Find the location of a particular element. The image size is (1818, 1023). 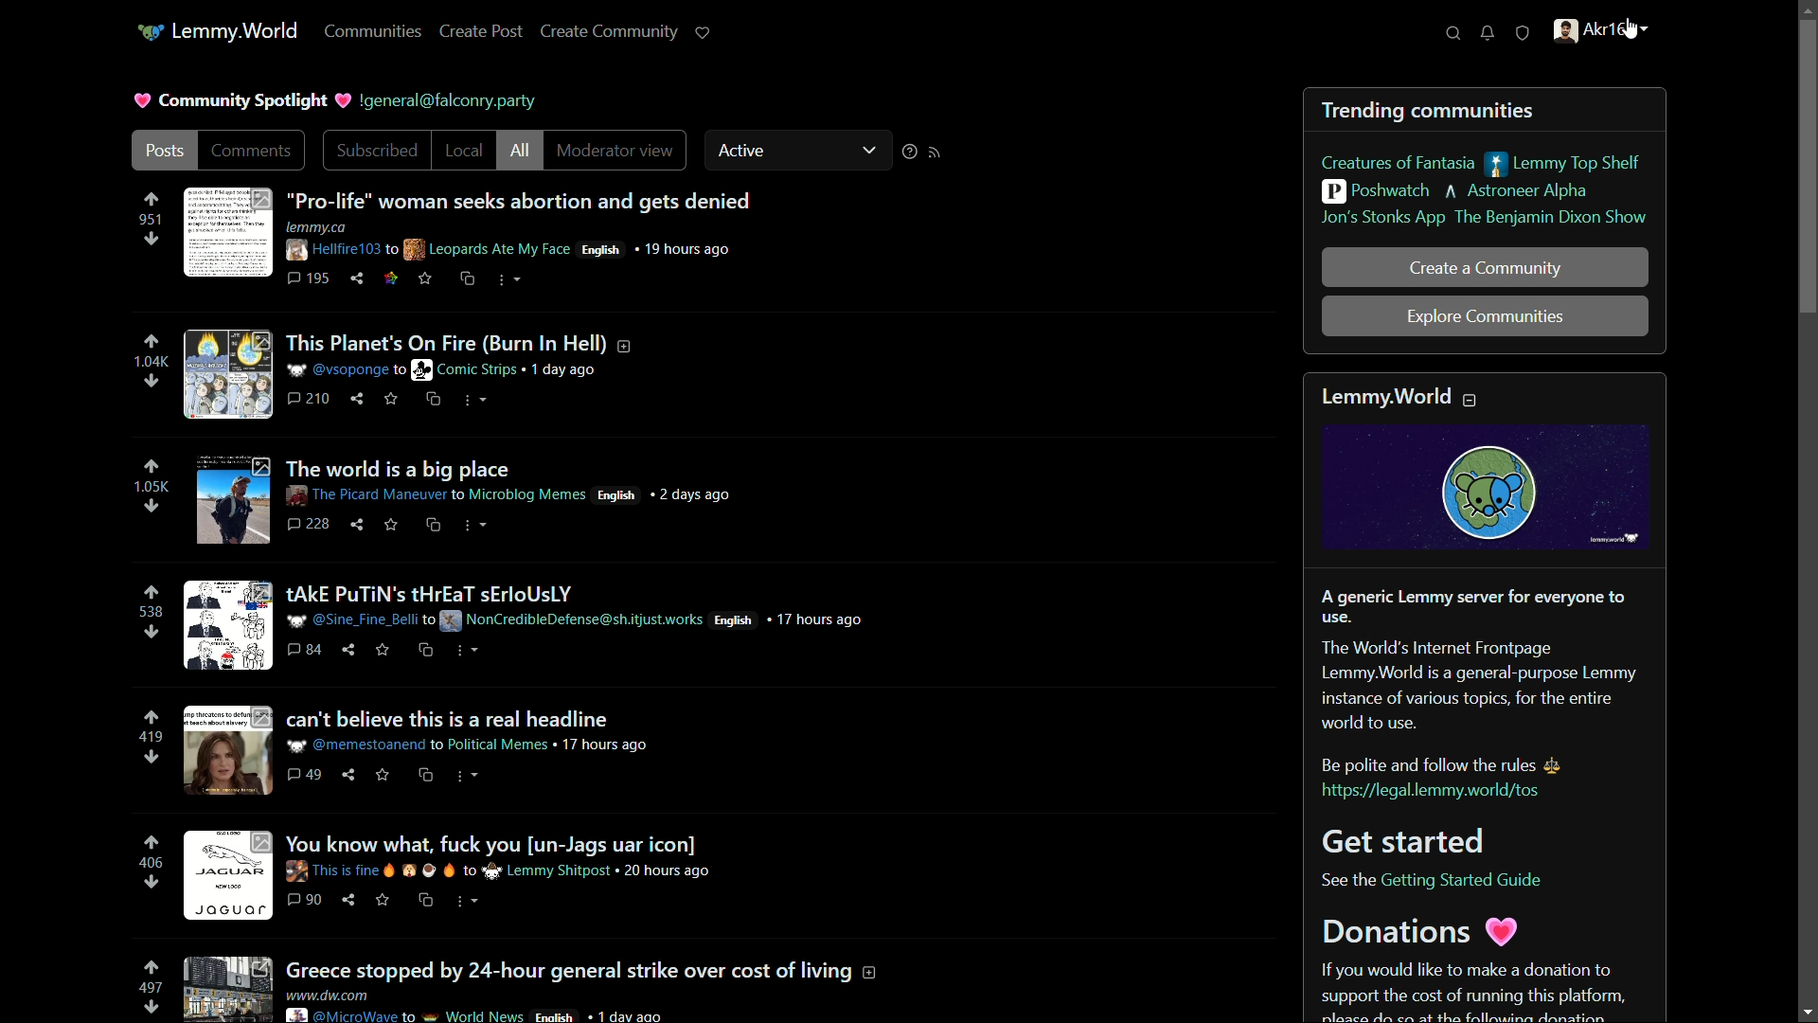

downvote is located at coordinates (151, 239).